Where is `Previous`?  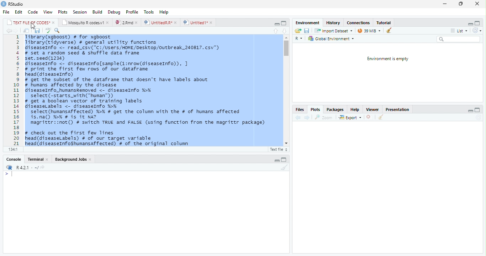
Previous is located at coordinates (297, 117).